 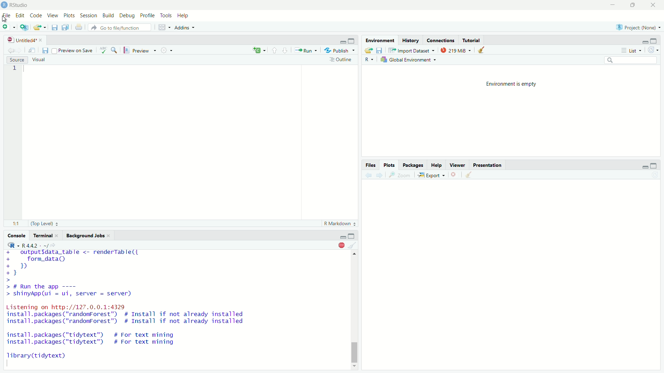 What do you see at coordinates (147, 16) in the screenshot?
I see `Profile` at bounding box center [147, 16].